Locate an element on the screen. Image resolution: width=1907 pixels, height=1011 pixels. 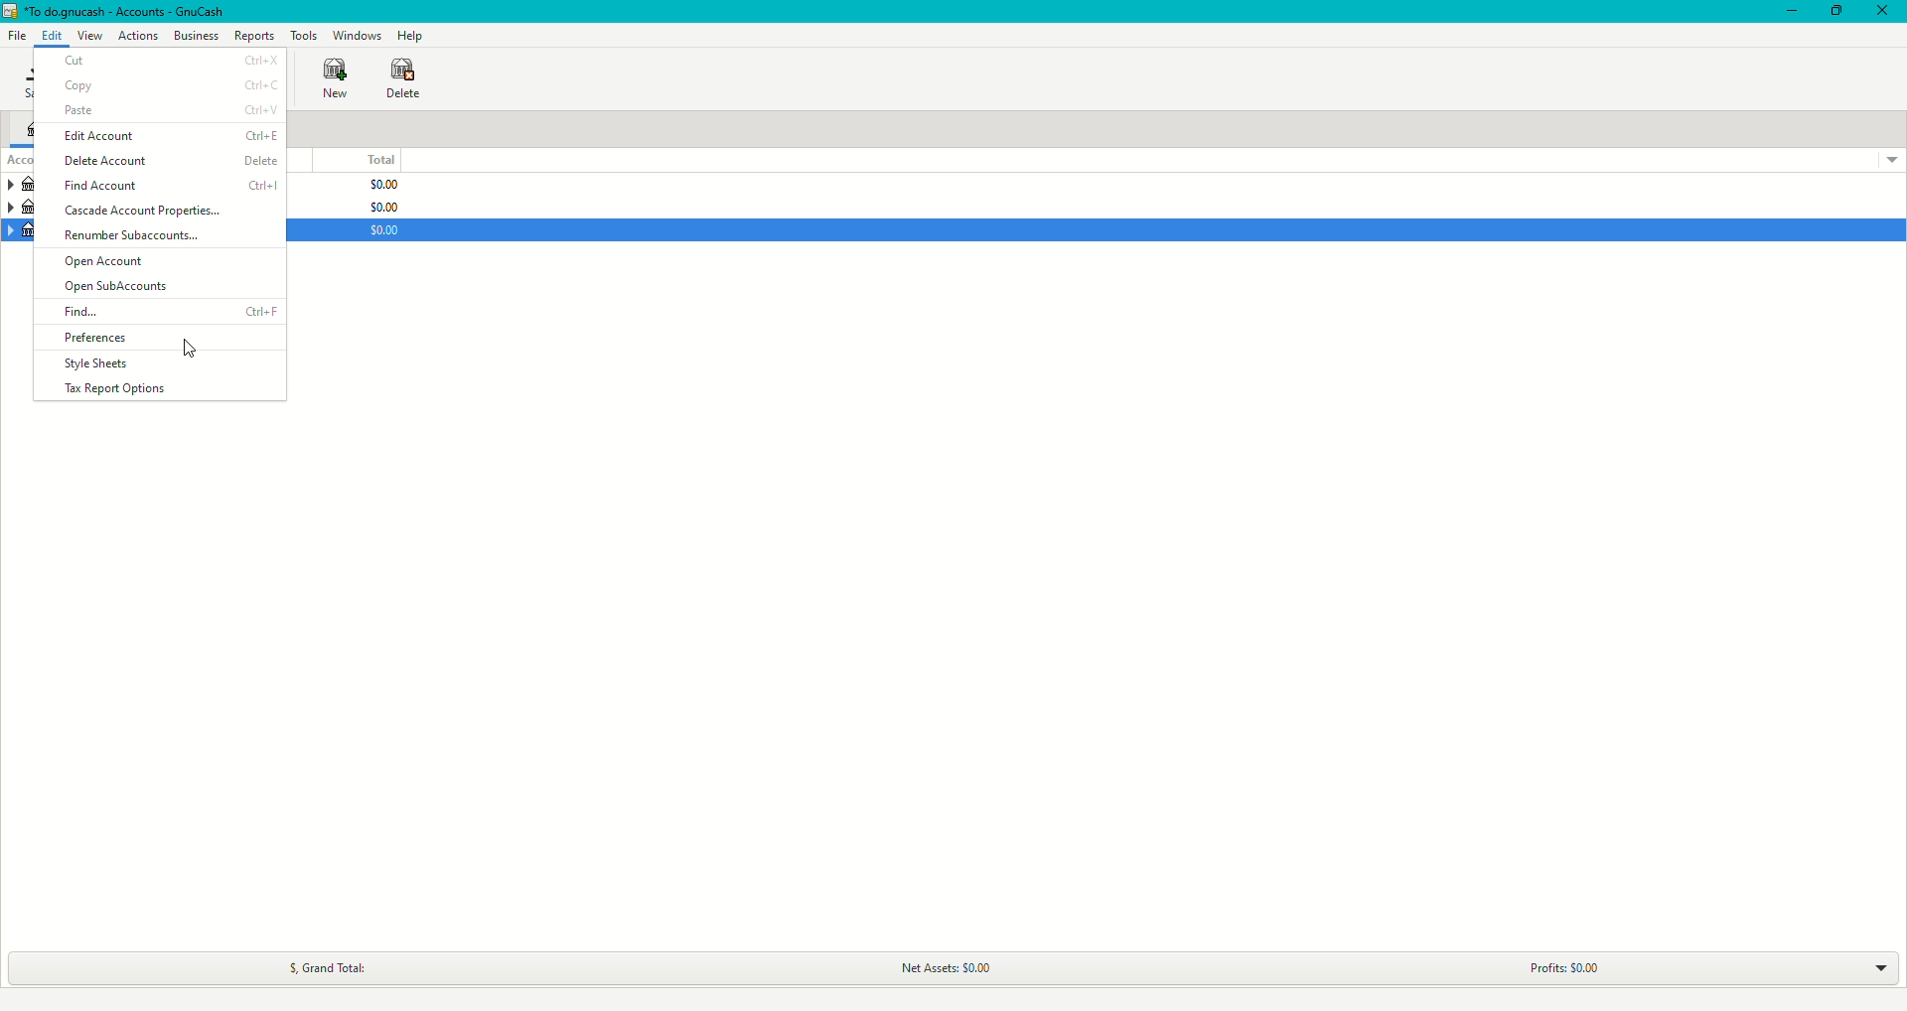
Minimize is located at coordinates (1793, 11).